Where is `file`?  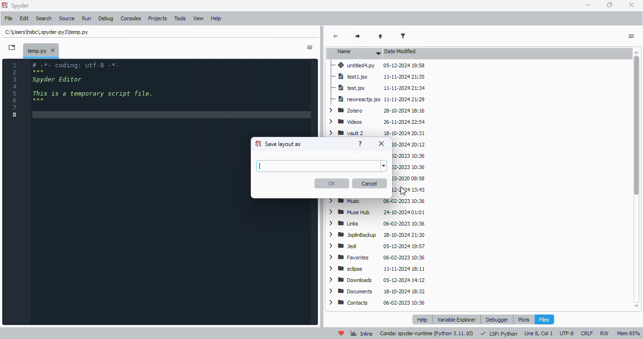
file is located at coordinates (9, 19).